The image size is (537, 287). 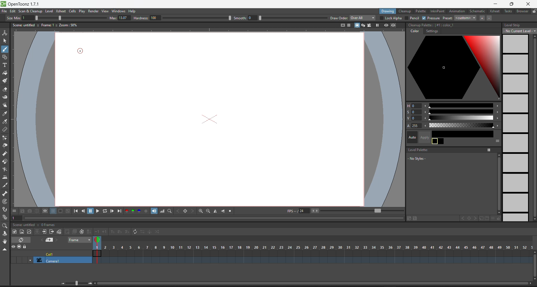 I want to click on slider, so click(x=461, y=112).